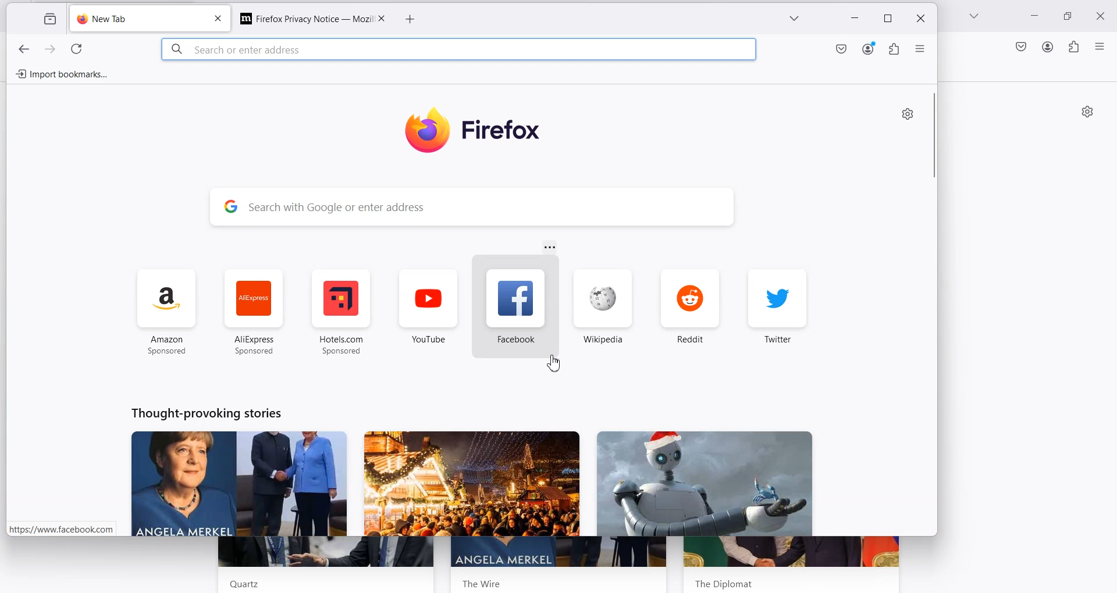 The height and width of the screenshot is (593, 1117). Describe the element at coordinates (1101, 46) in the screenshot. I see `Open Application menu` at that location.